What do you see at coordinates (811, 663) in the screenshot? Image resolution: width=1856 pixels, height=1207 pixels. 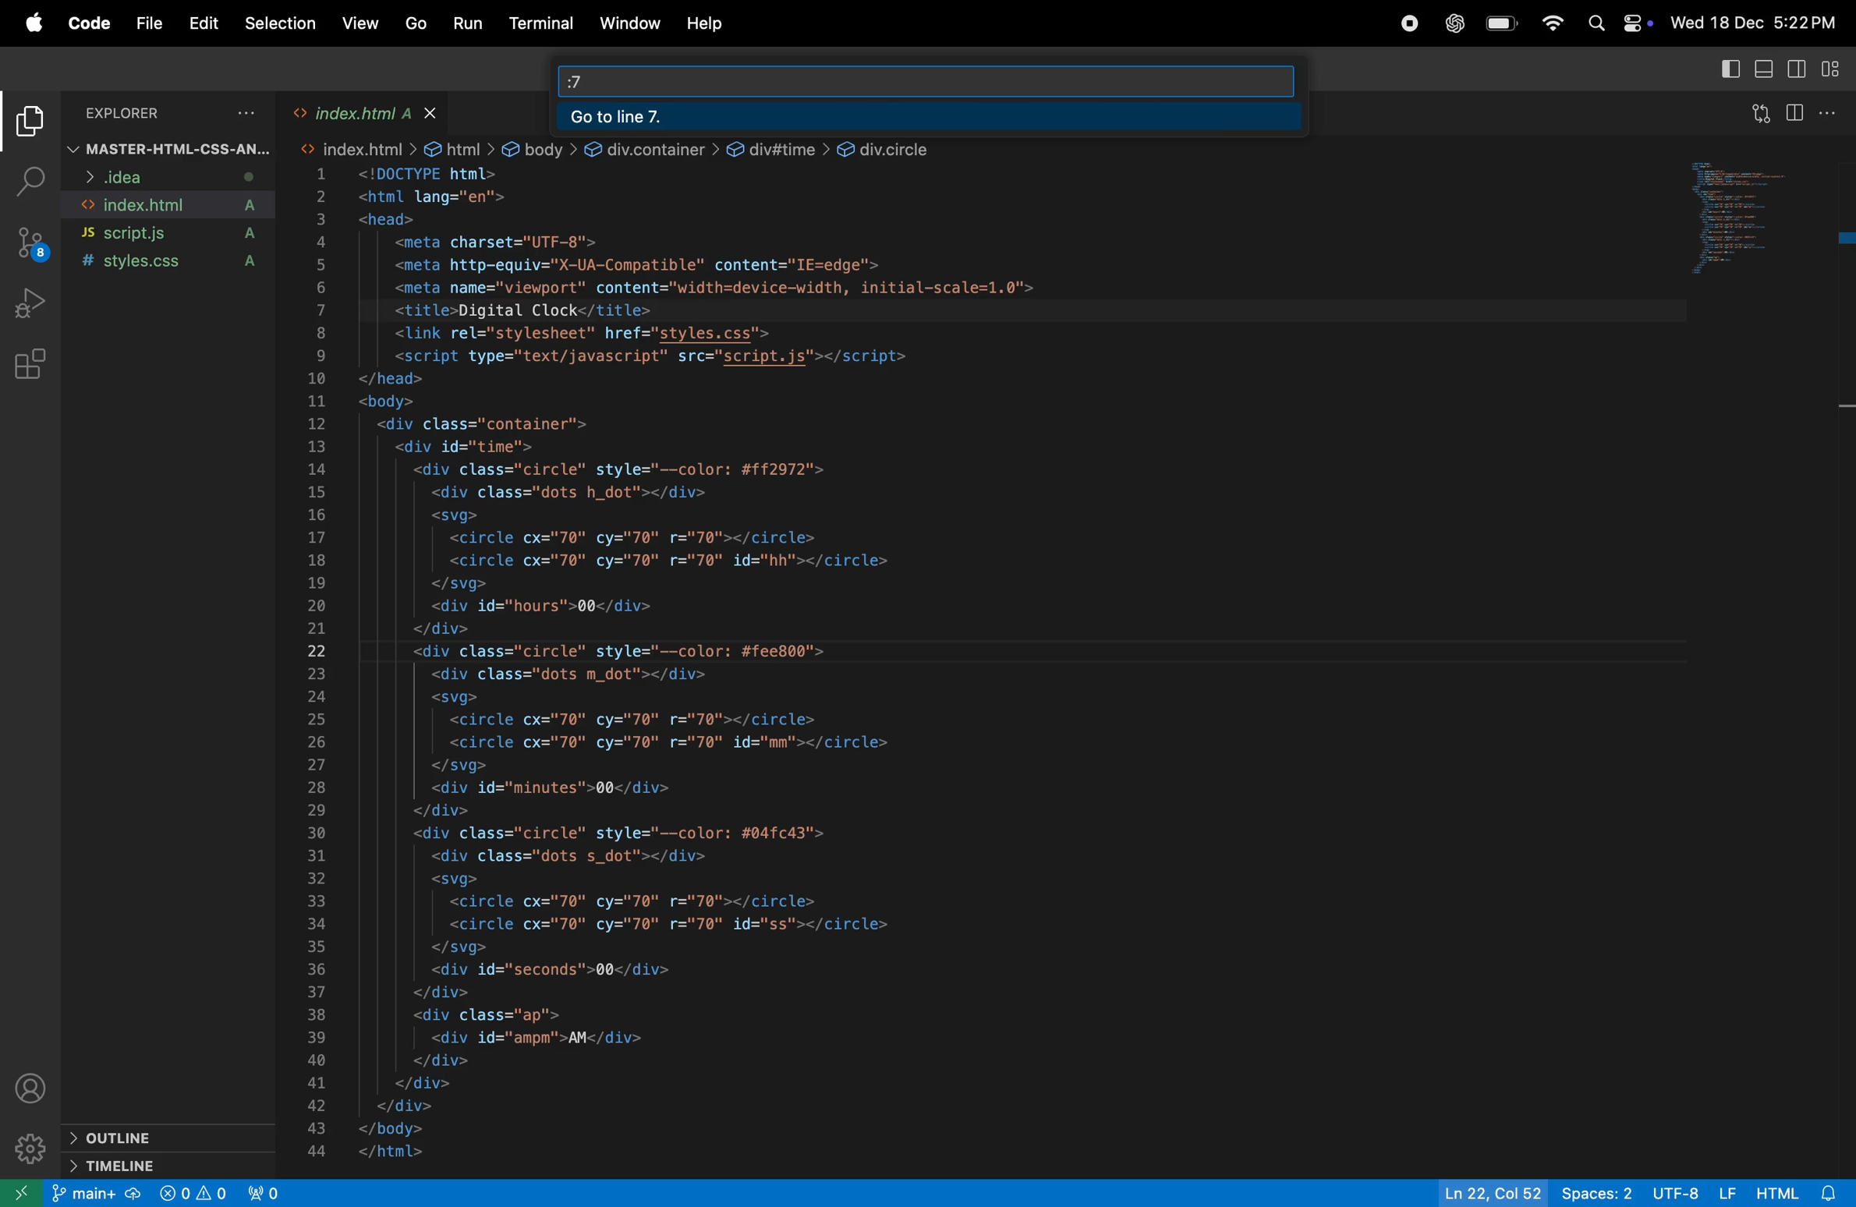 I see `code block of index.html web page` at bounding box center [811, 663].